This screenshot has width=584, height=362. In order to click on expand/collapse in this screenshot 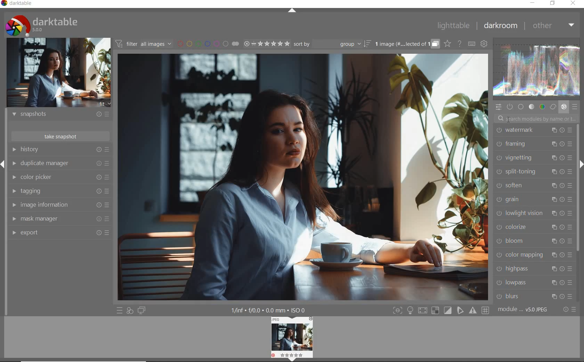, I will do `click(293, 9)`.